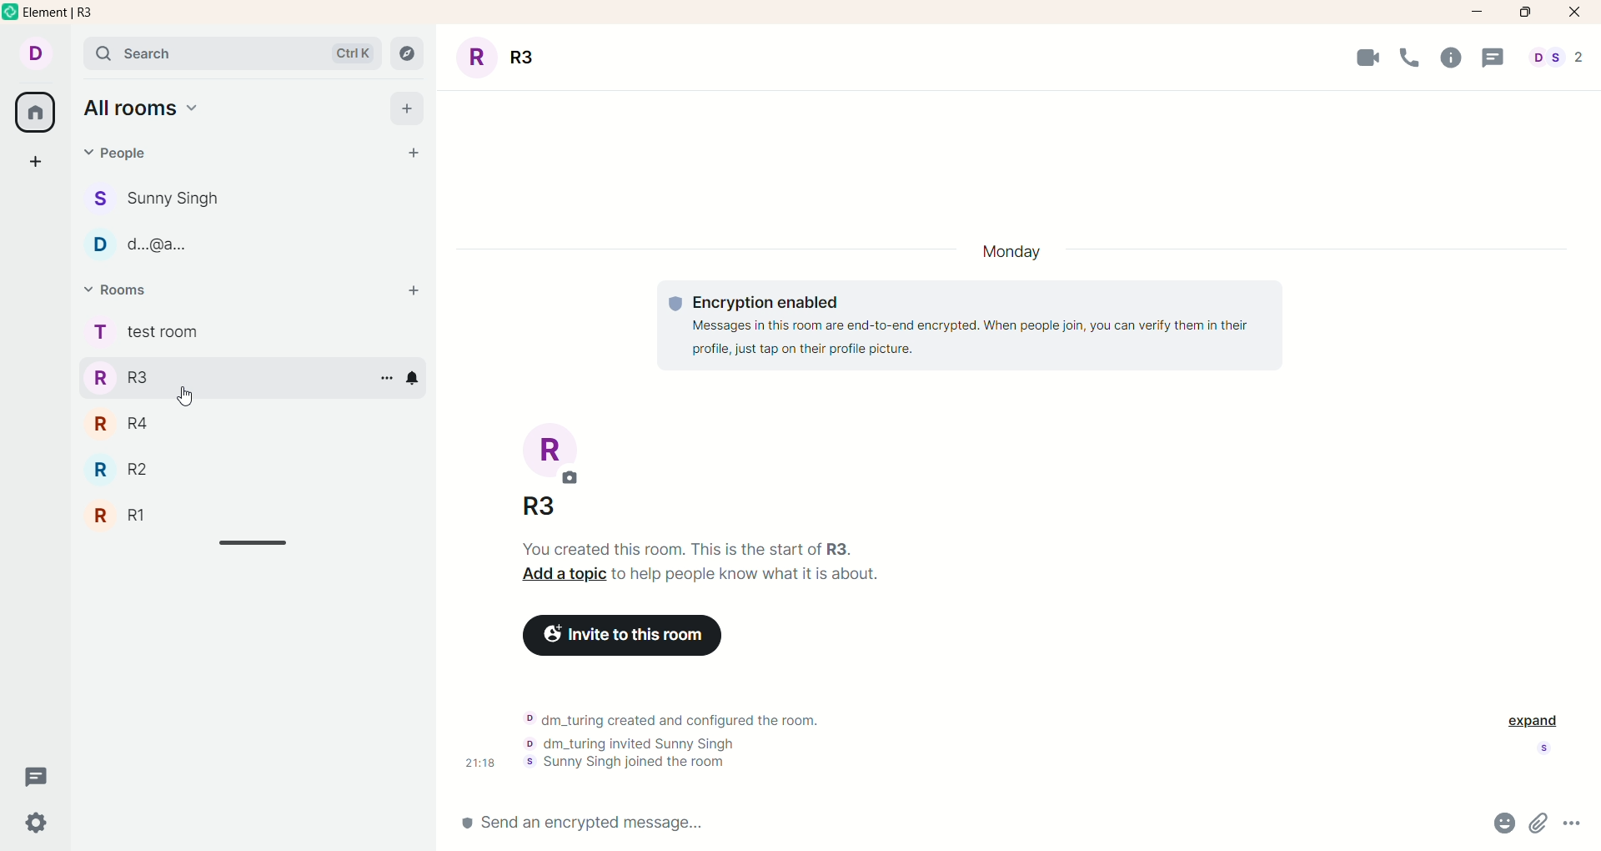 The image size is (1601, 851). I want to click on threads, so click(36, 778).